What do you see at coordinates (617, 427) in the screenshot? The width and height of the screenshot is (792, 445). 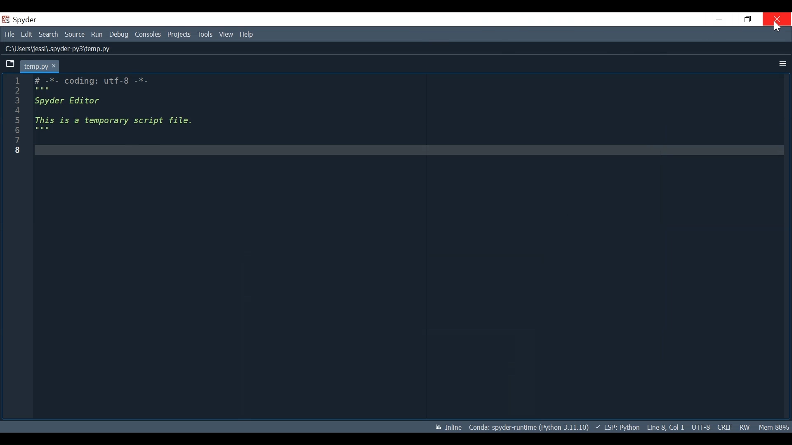 I see `LSP Python` at bounding box center [617, 427].